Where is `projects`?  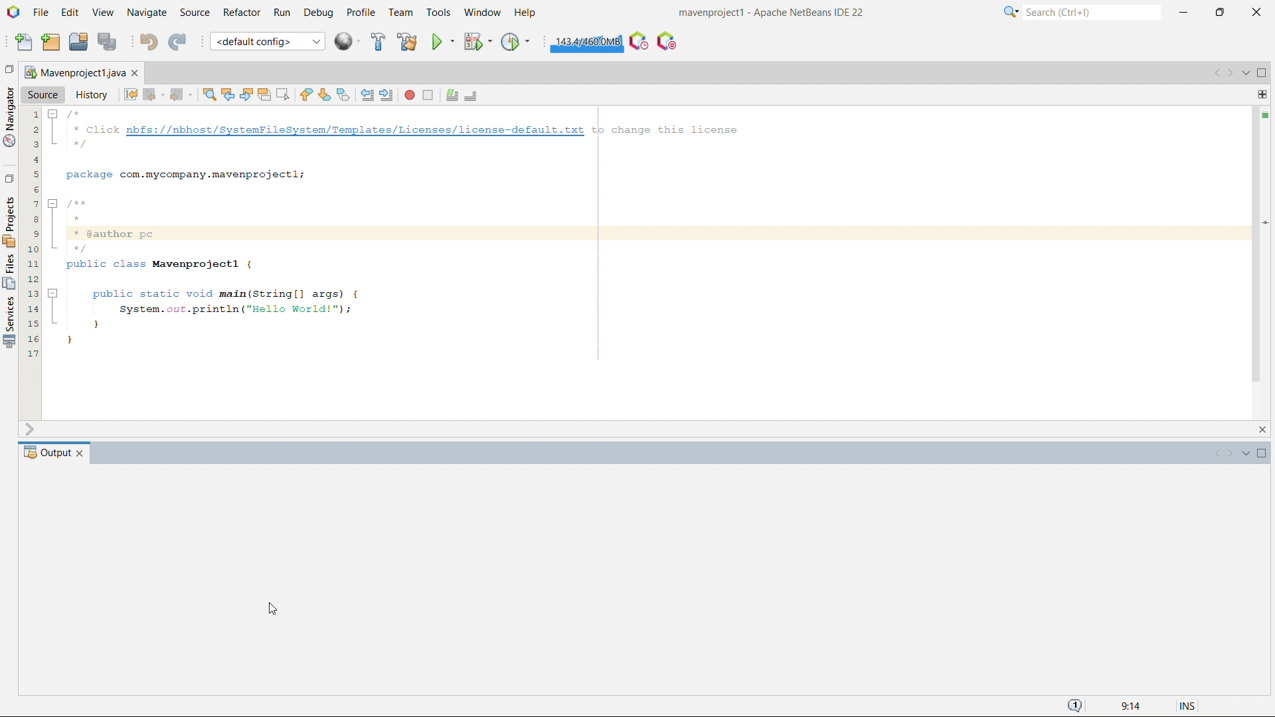 projects is located at coordinates (9, 323).